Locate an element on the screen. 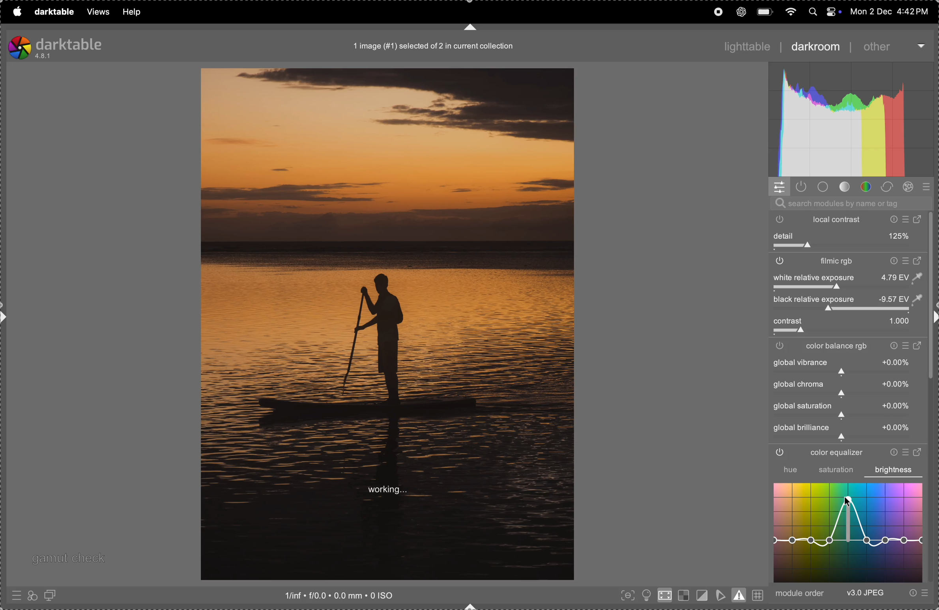 The height and width of the screenshot is (610, 939). toggle indication of raw exposure is located at coordinates (682, 596).